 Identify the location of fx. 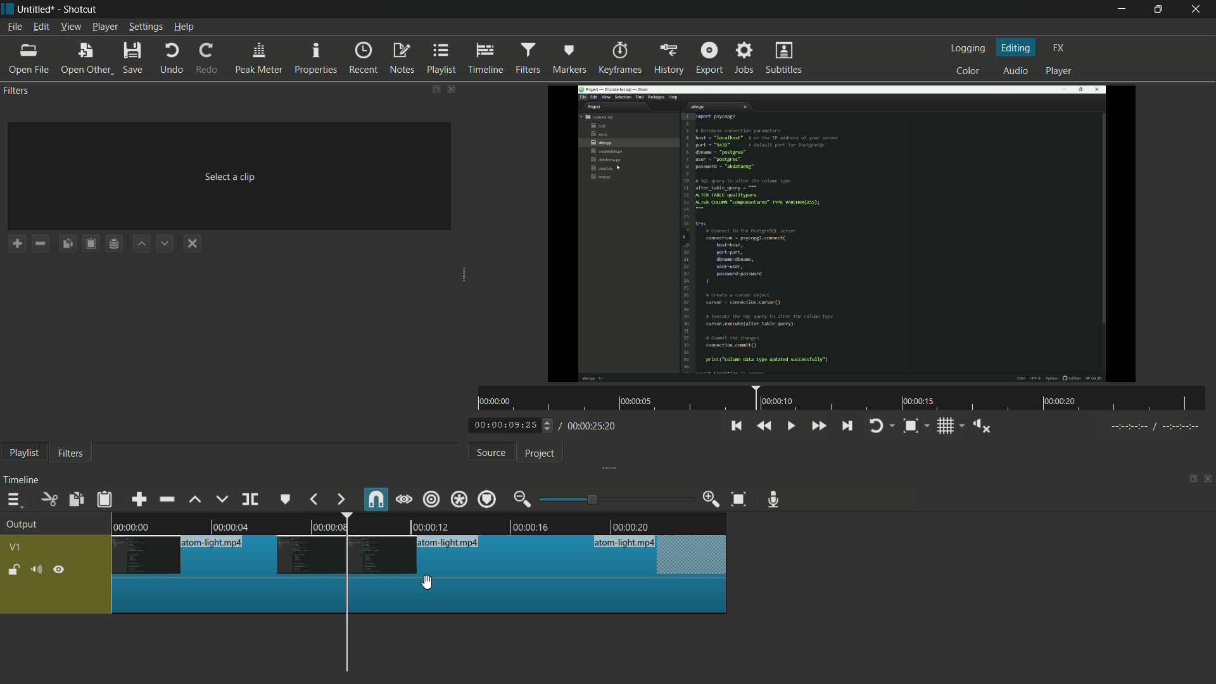
(1058, 48).